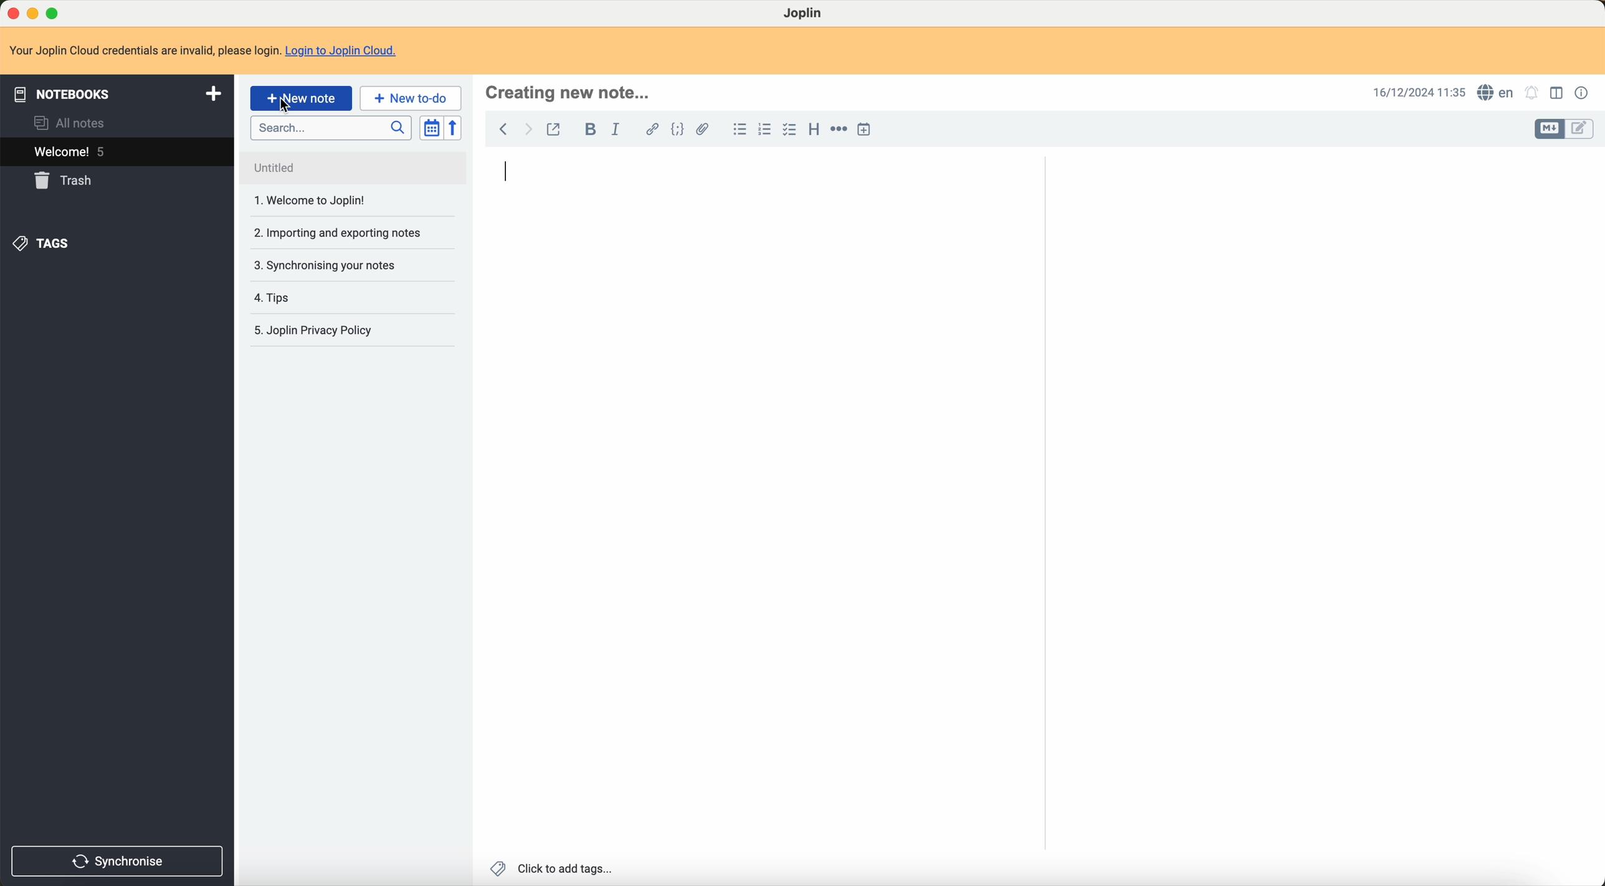  Describe the element at coordinates (115, 93) in the screenshot. I see `notebooks` at that location.